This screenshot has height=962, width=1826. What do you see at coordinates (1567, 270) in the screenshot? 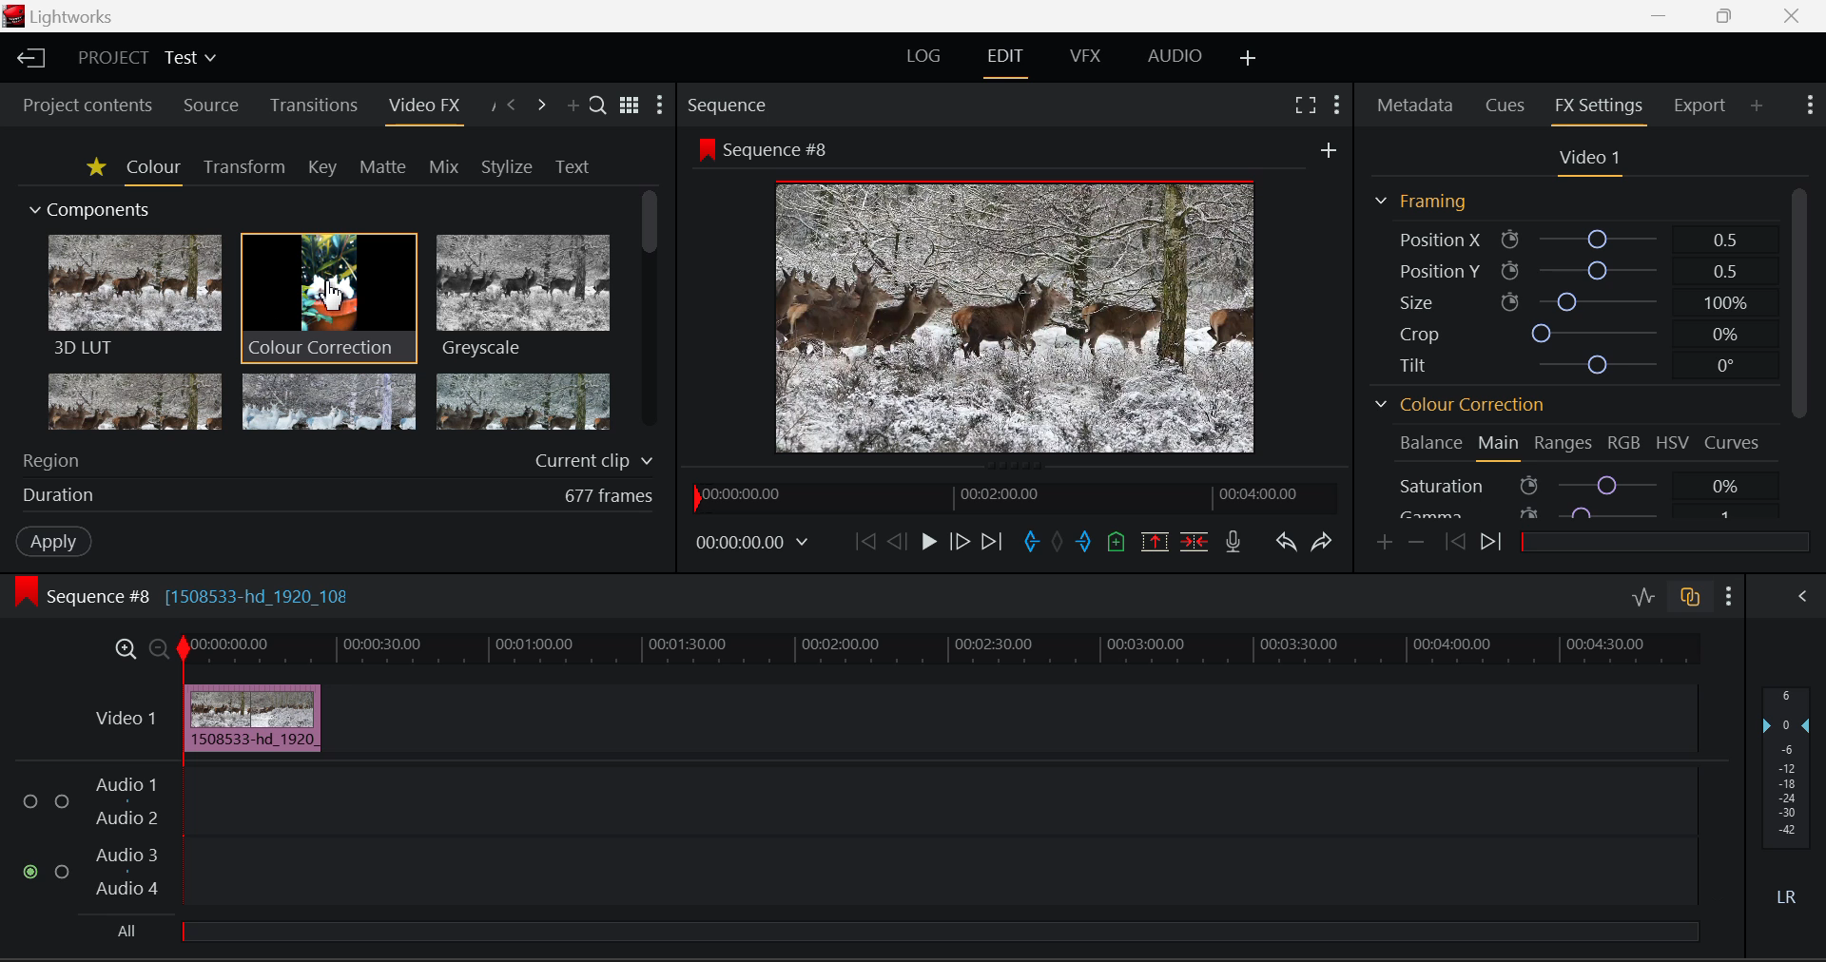
I see `Position Y` at bounding box center [1567, 270].